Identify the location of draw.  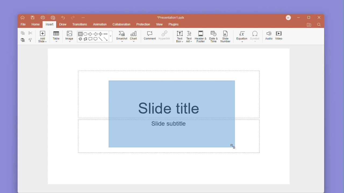
(63, 24).